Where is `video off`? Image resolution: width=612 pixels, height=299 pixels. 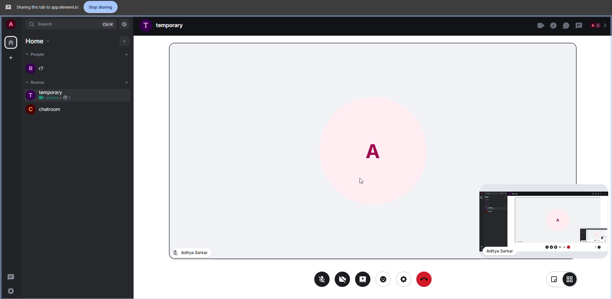 video off is located at coordinates (343, 279).